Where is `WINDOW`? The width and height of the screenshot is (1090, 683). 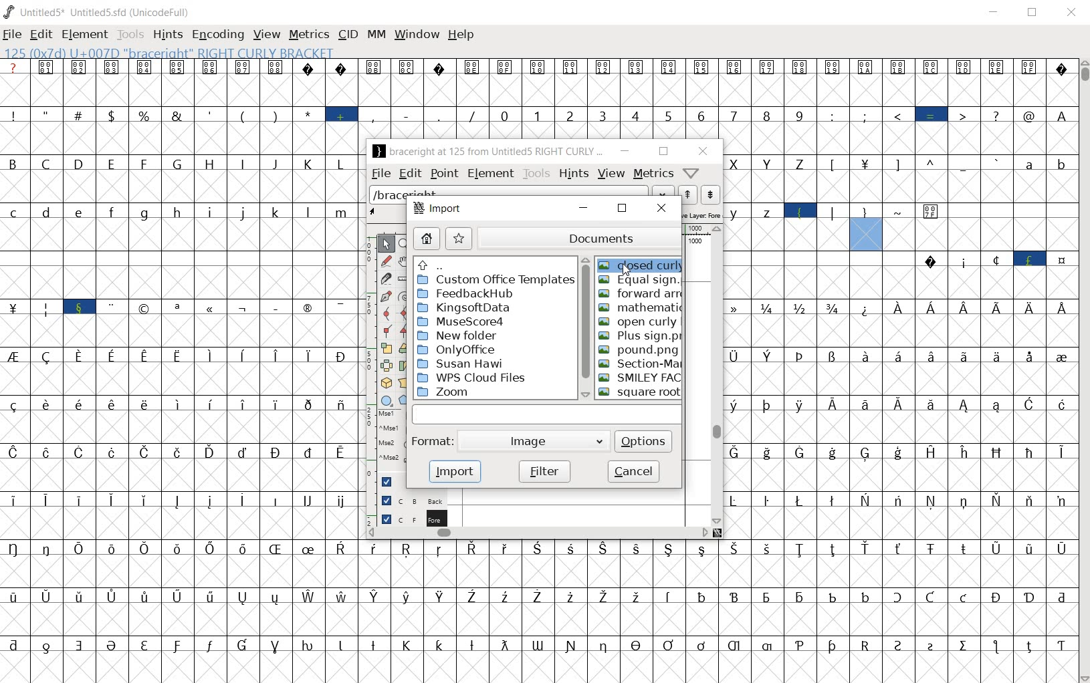 WINDOW is located at coordinates (417, 33).